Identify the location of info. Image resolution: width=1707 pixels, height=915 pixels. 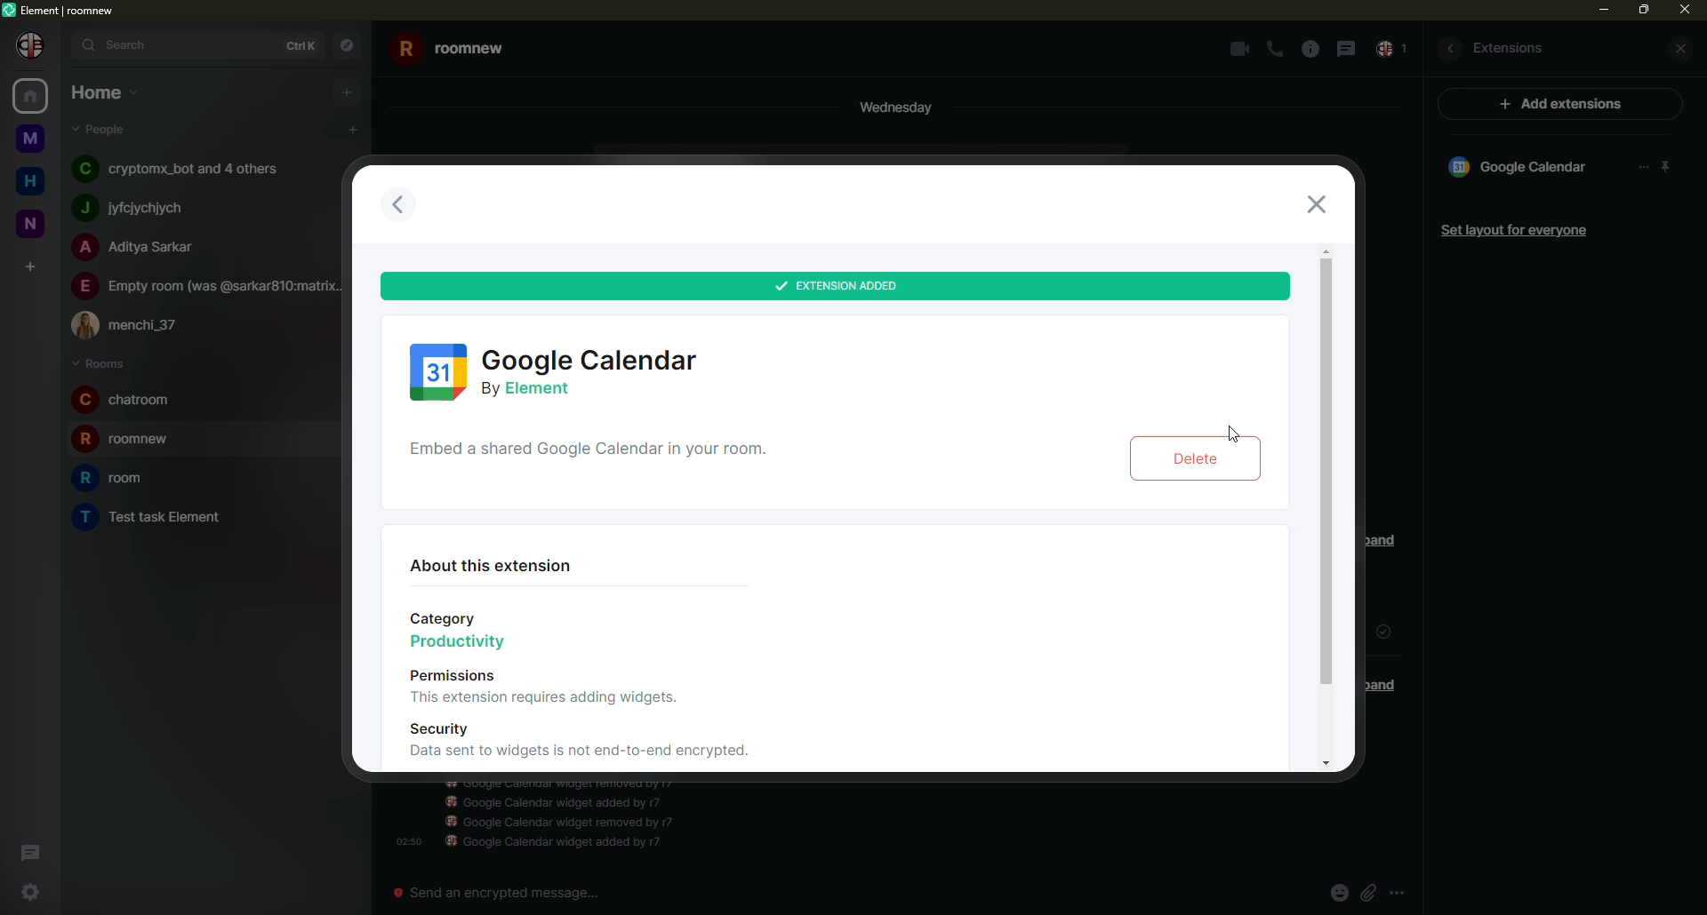
(1311, 50).